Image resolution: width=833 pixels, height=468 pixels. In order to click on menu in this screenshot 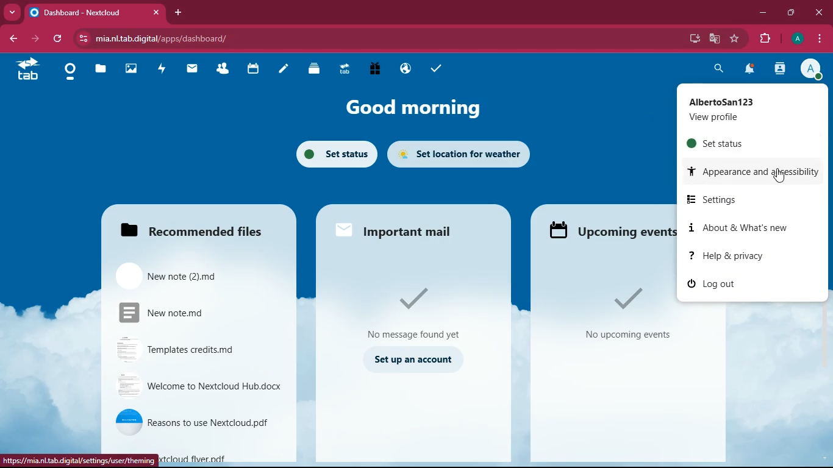, I will do `click(818, 38)`.